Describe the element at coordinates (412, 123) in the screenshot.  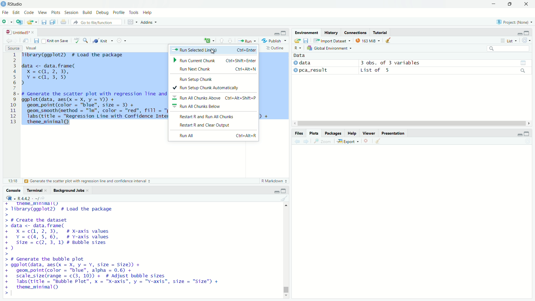
I see `horizontal scroll bar` at that location.